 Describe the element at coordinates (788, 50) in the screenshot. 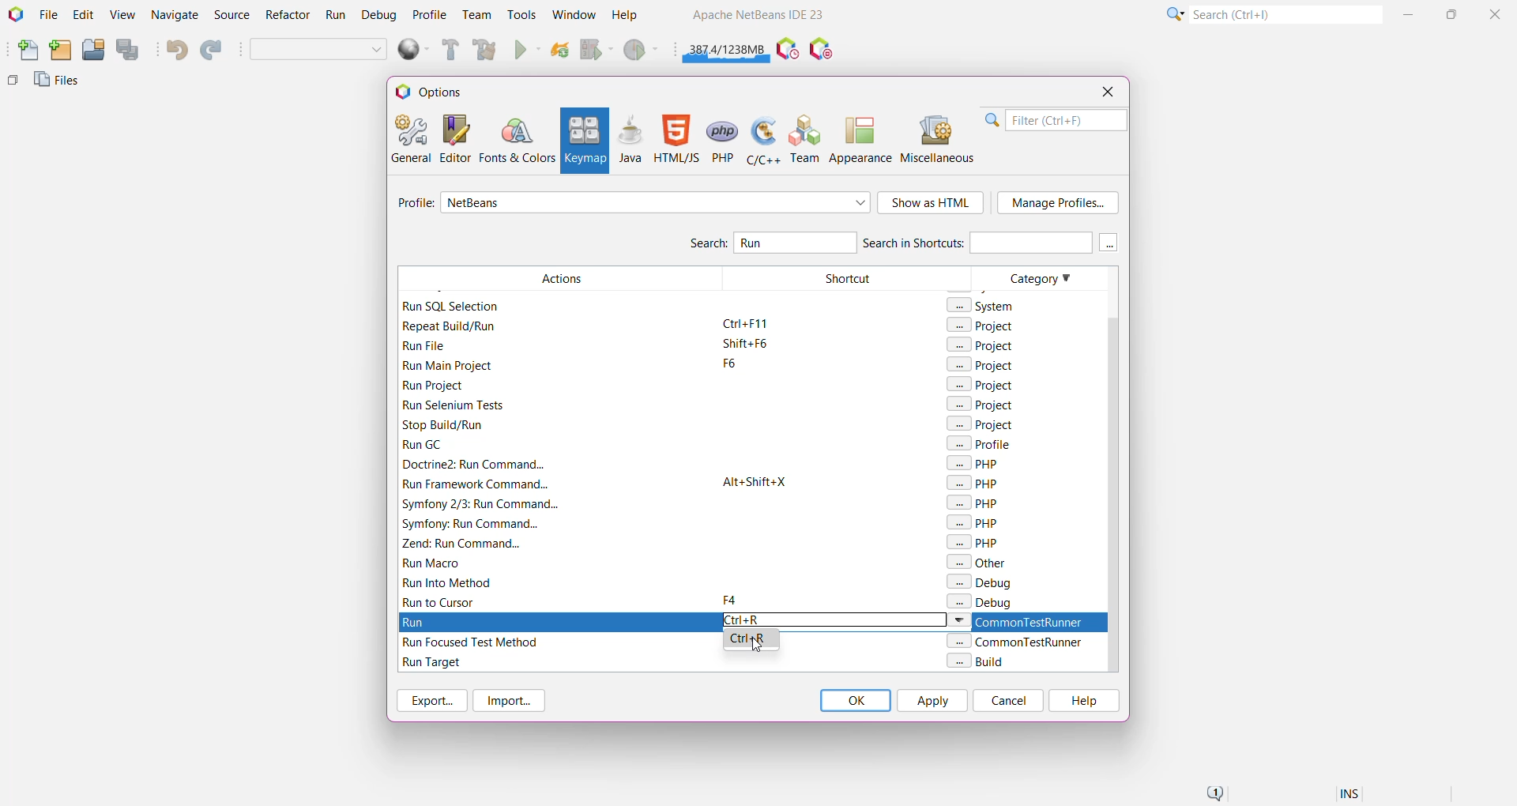

I see `Pause IDE profiling and take a Snapshot` at that location.